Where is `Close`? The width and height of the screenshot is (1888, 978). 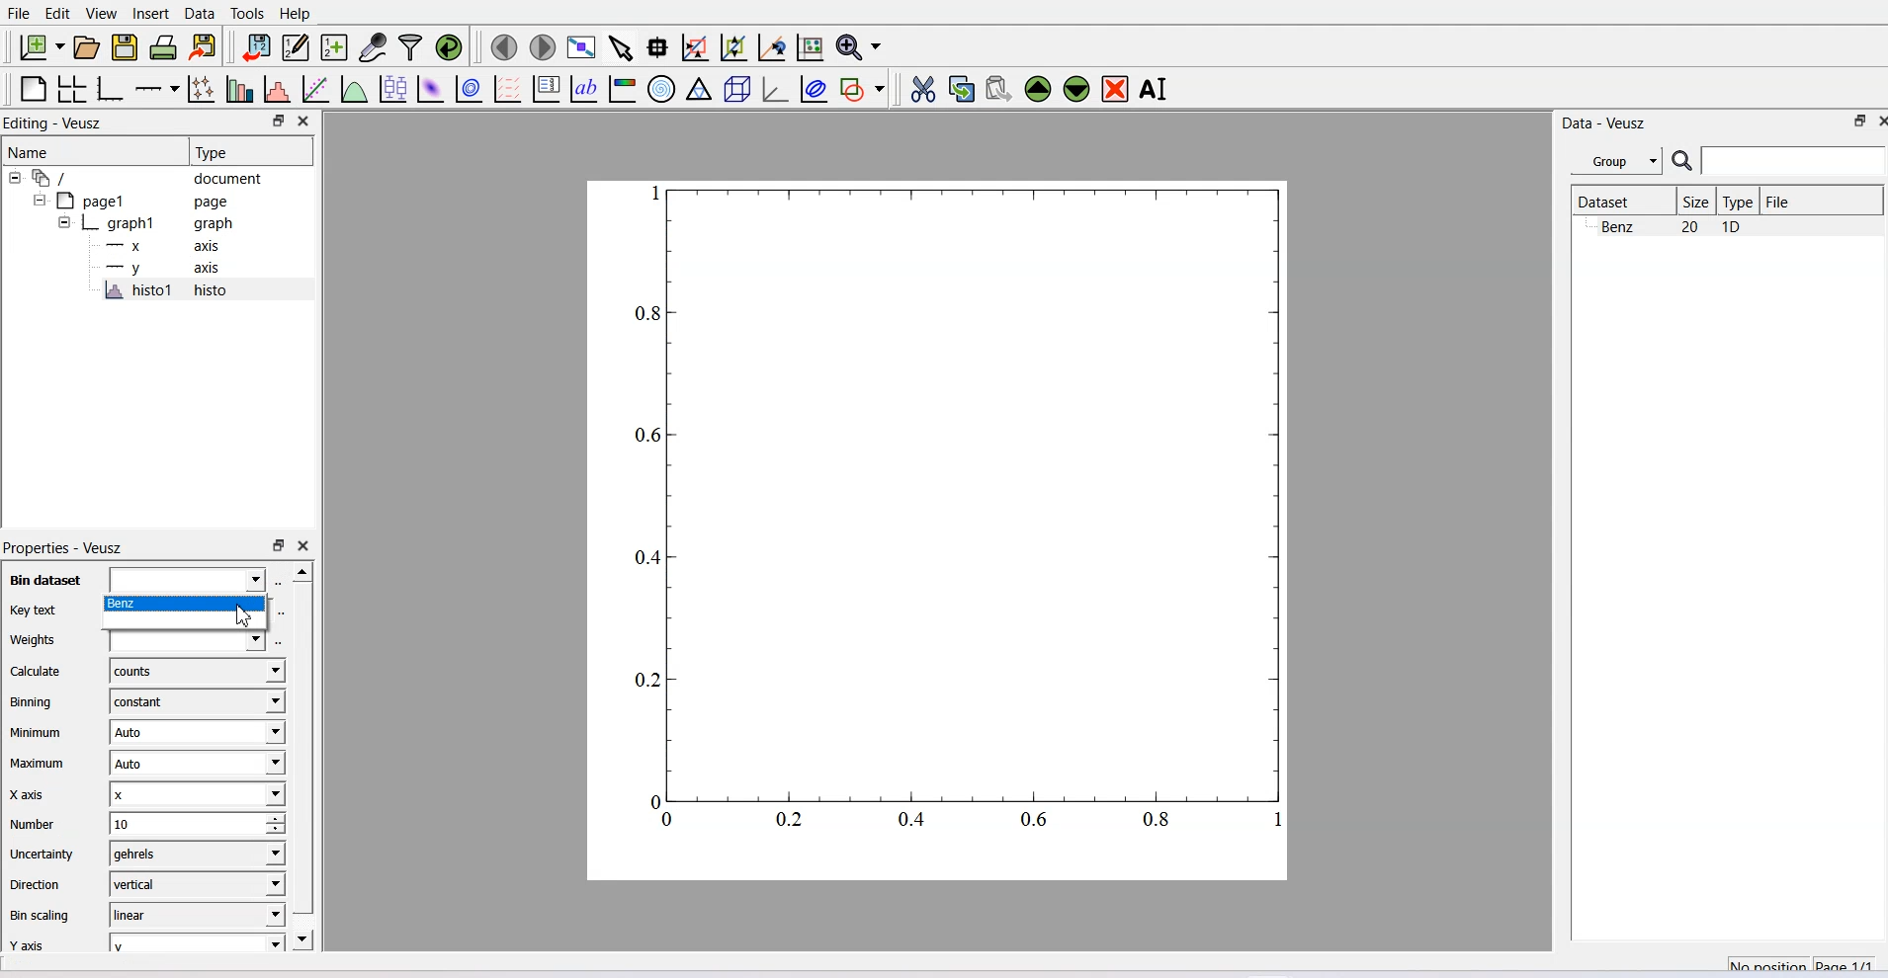
Close is located at coordinates (306, 122).